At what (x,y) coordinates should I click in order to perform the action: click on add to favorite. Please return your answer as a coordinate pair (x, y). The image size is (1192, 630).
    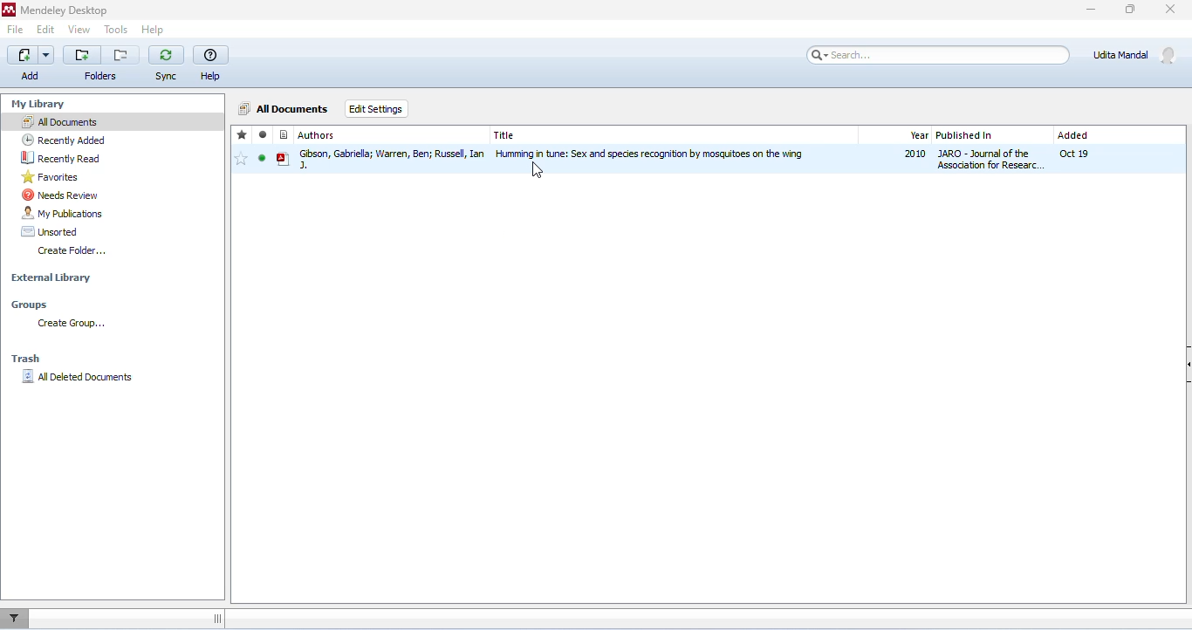
    Looking at the image, I should click on (242, 158).